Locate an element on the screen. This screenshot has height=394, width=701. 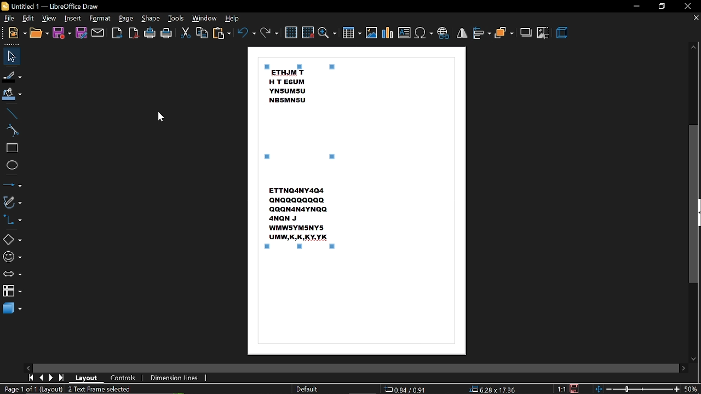
move down is located at coordinates (693, 358).